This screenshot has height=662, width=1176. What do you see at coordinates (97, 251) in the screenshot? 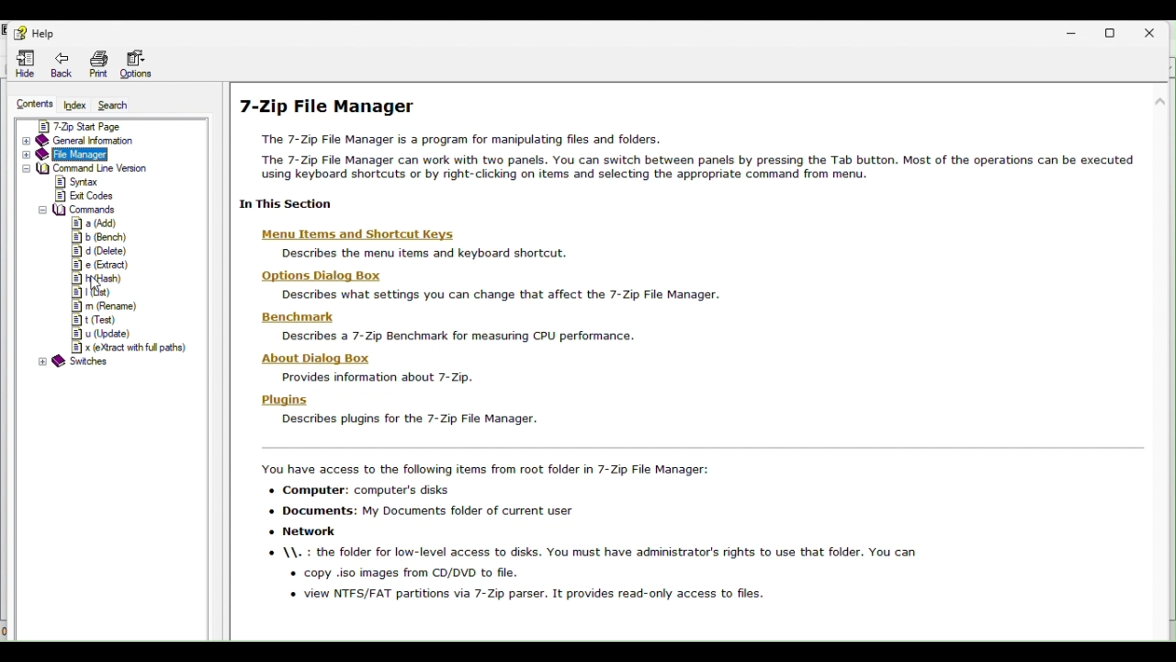
I see `d(delete)` at bounding box center [97, 251].